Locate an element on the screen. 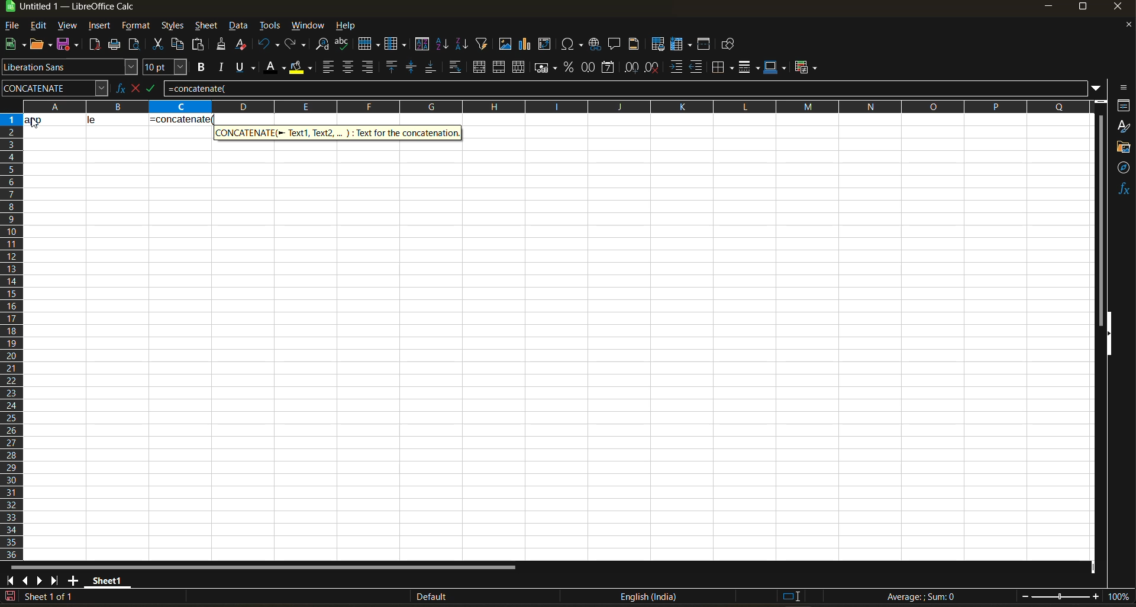  spelling is located at coordinates (341, 45).